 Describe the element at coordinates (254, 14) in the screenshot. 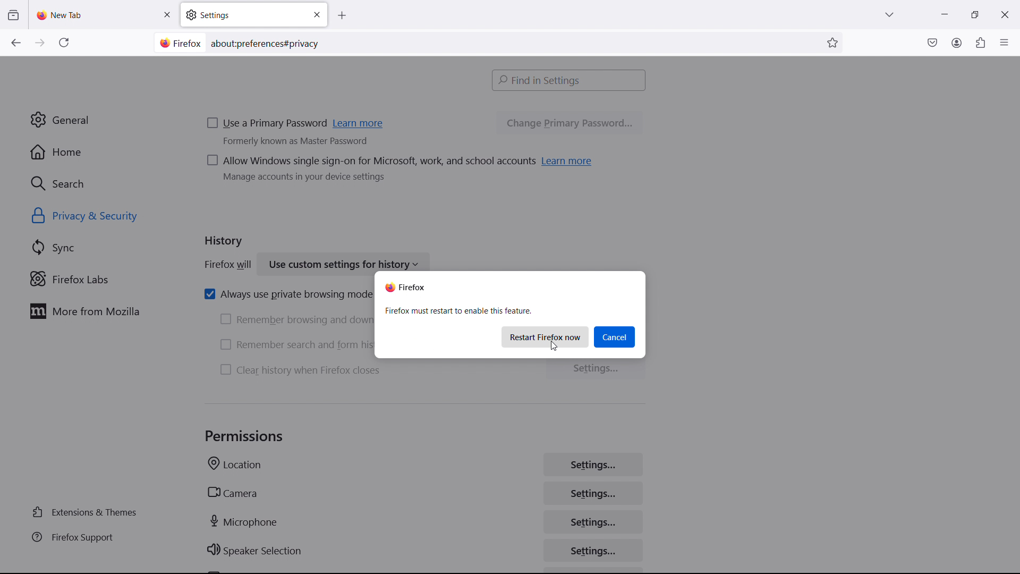

I see `settings tab` at that location.